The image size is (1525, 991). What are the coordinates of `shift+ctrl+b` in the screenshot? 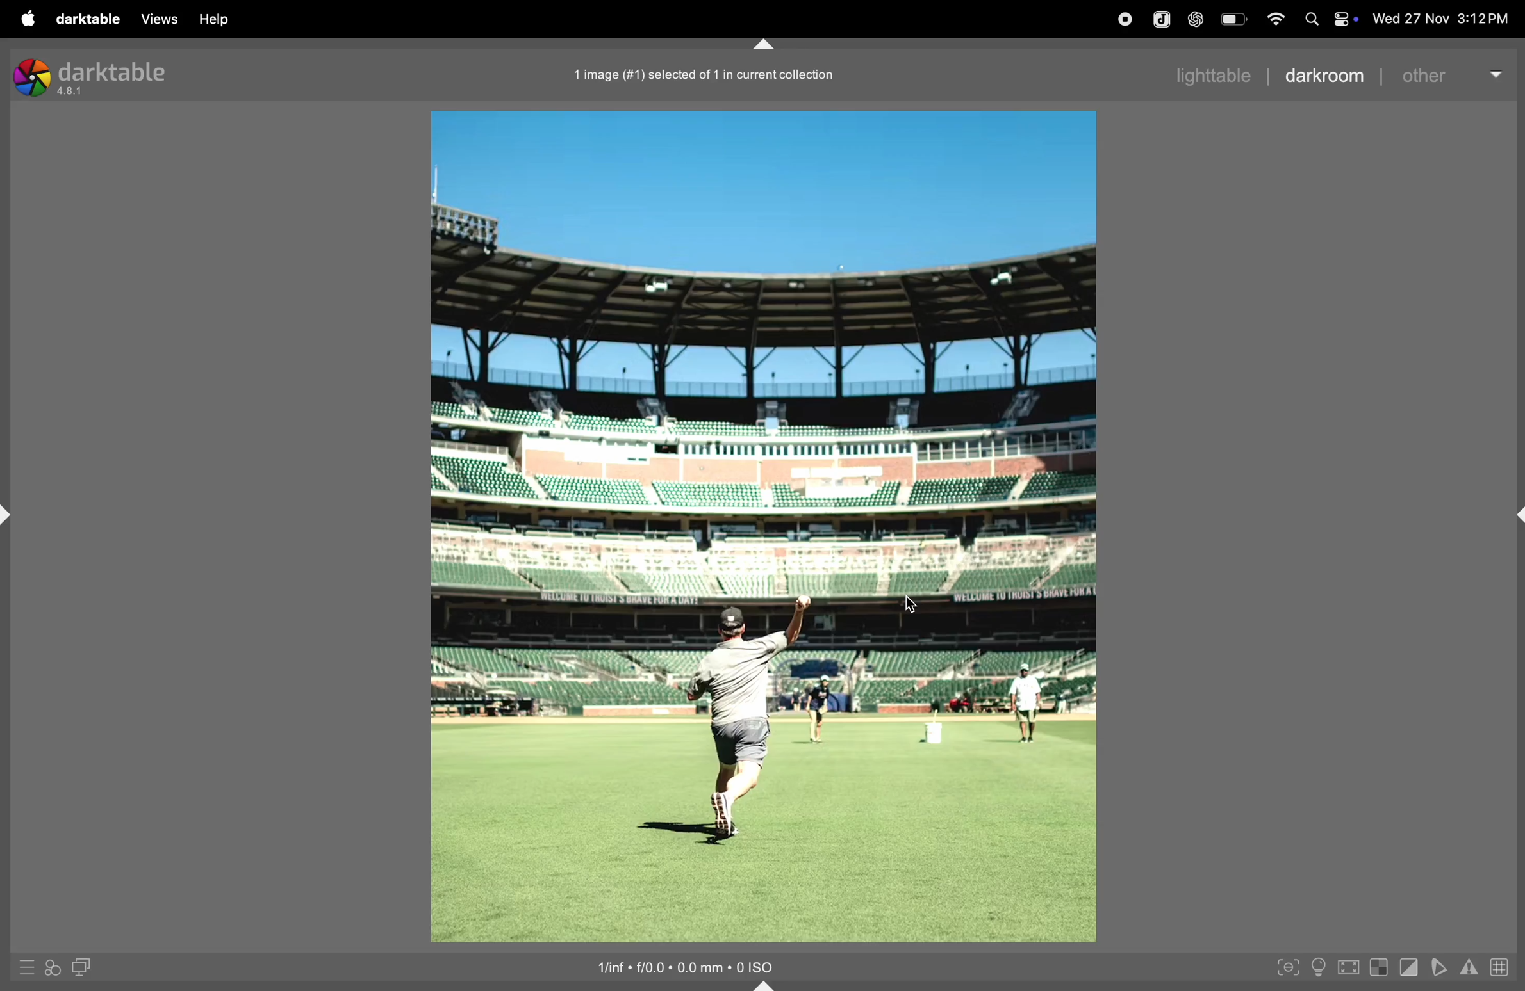 It's located at (769, 984).